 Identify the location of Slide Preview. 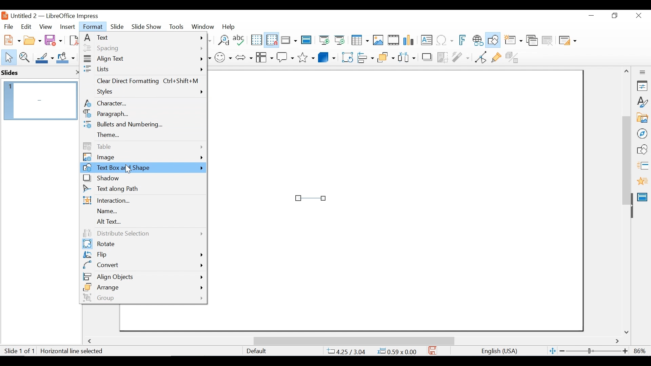
(40, 100).